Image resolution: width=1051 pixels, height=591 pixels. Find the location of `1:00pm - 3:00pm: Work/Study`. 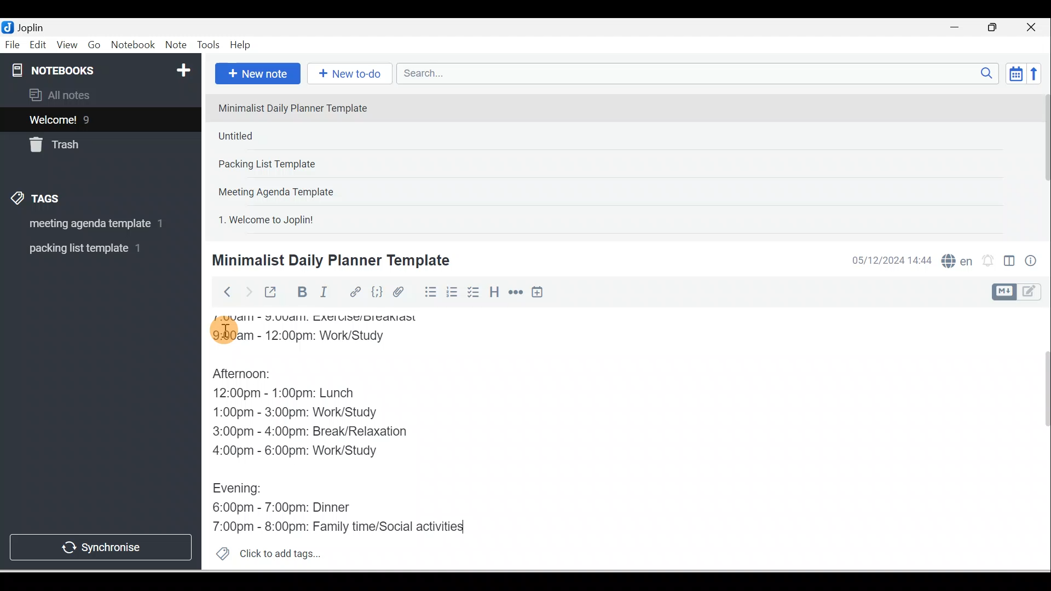

1:00pm - 3:00pm: Work/Study is located at coordinates (297, 414).